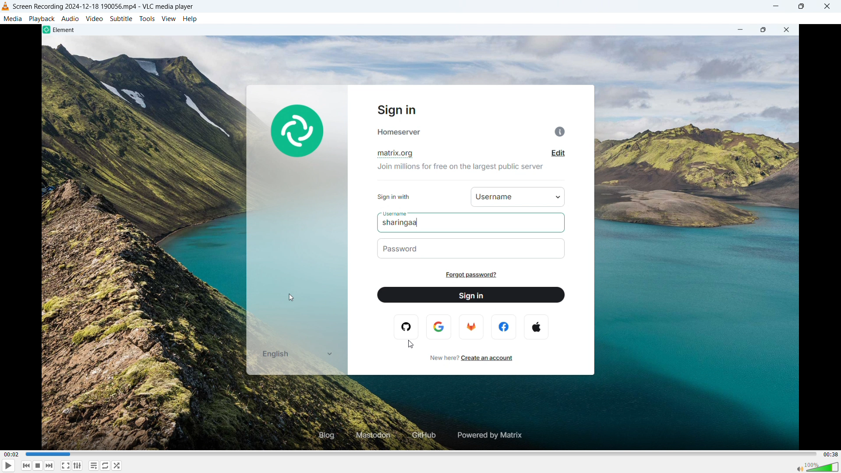  I want to click on time bar, so click(422, 454).